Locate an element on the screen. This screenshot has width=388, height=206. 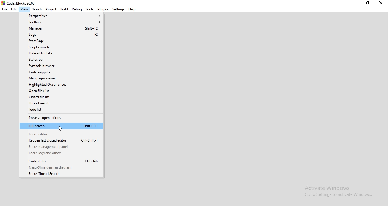
Reopen last closed editor is located at coordinates (62, 140).